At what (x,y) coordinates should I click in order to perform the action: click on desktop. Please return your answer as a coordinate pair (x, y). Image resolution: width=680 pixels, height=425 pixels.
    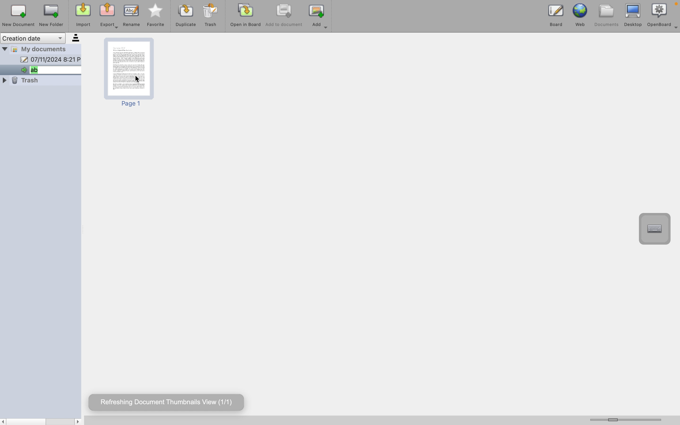
    Looking at the image, I should click on (634, 15).